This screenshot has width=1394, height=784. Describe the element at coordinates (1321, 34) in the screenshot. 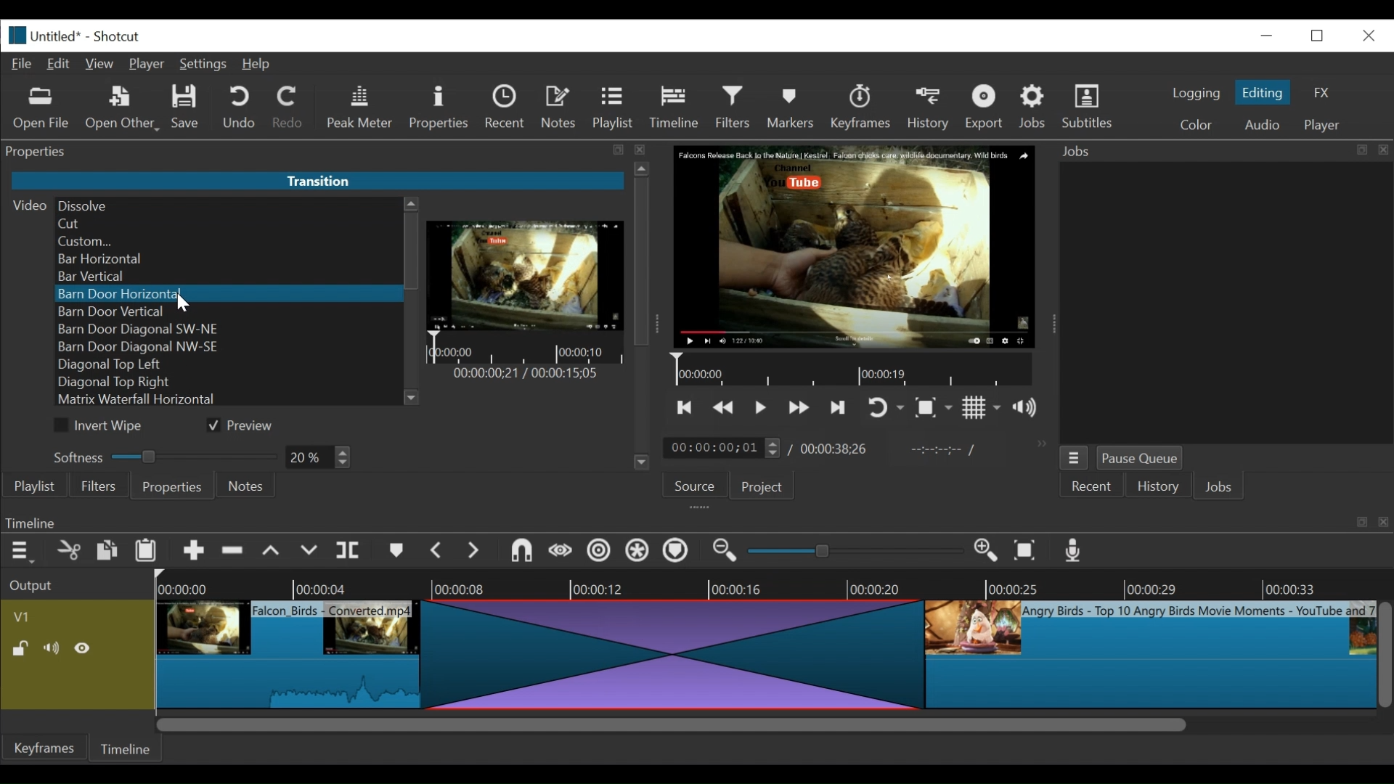

I see `restore` at that location.